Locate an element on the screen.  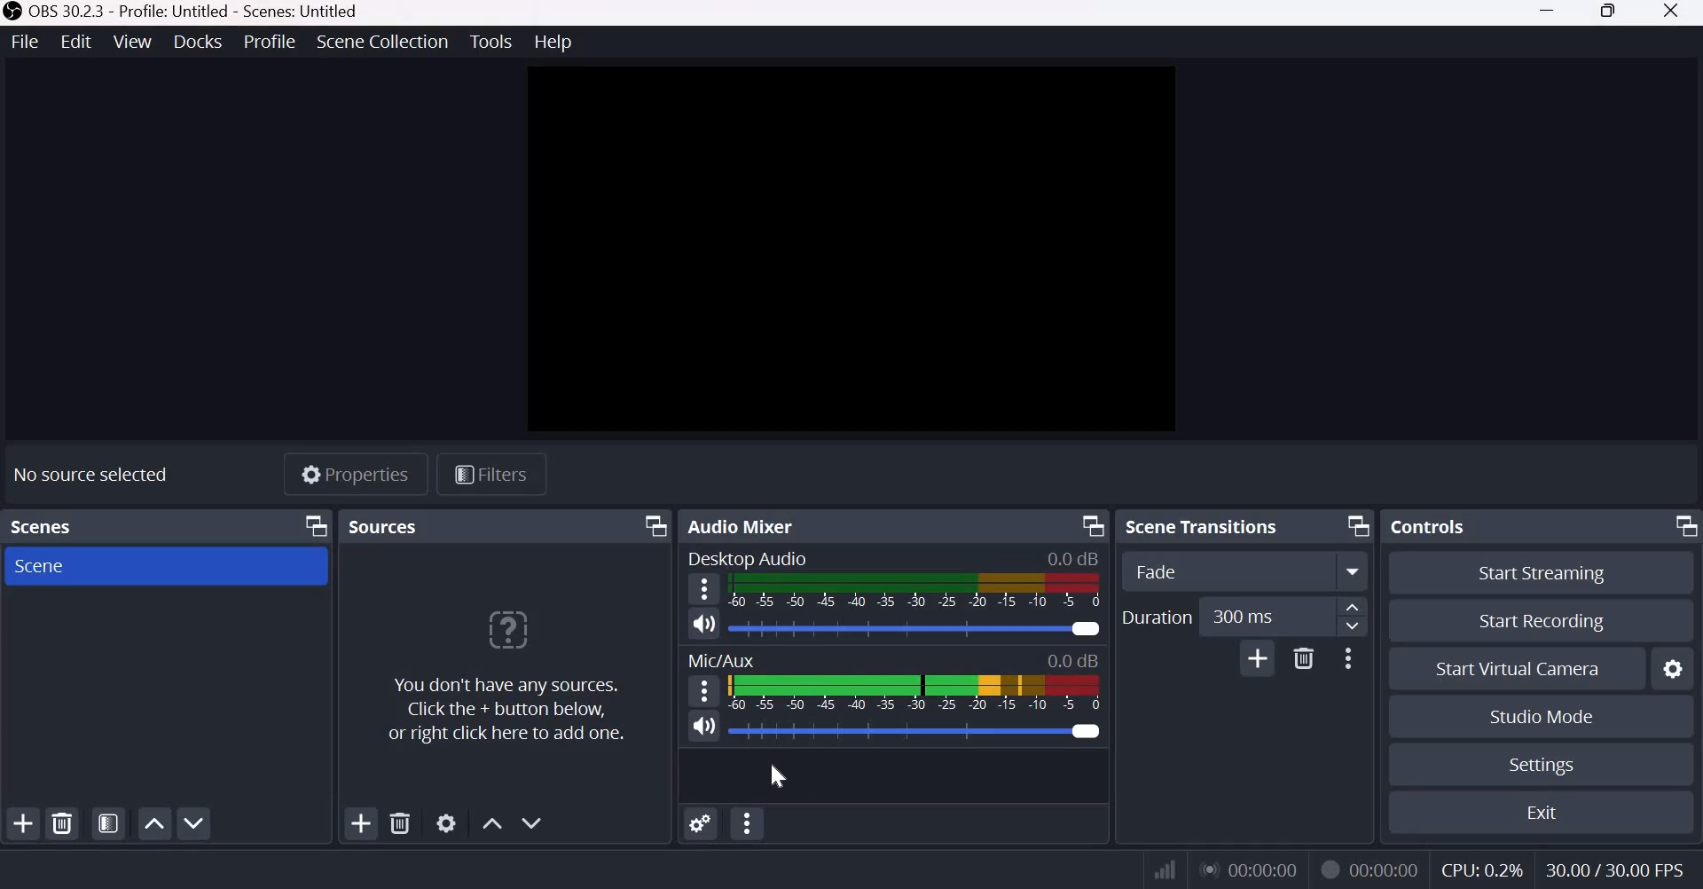
Transition Type Dropdown is located at coordinates (1242, 571).